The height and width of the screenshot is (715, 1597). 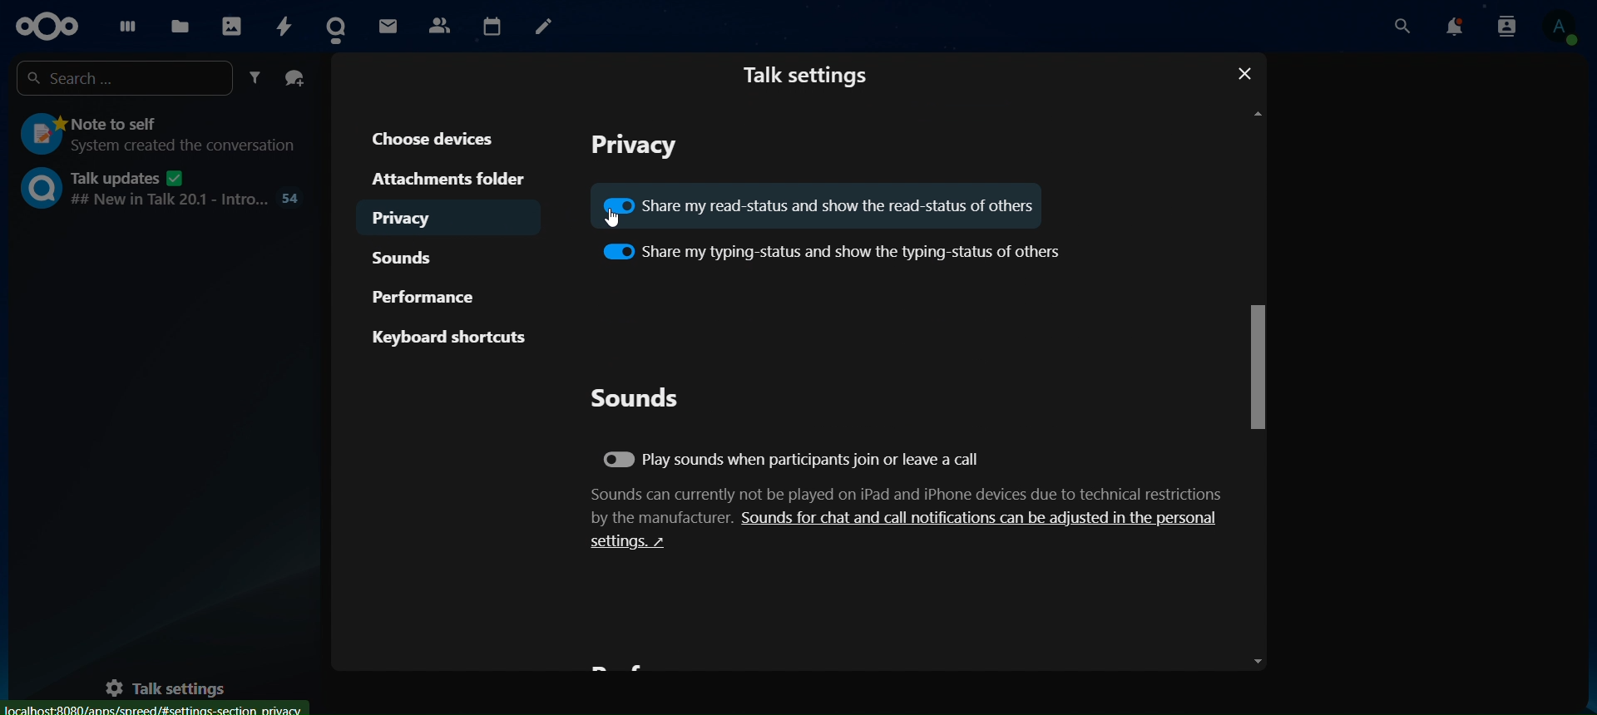 What do you see at coordinates (430, 293) in the screenshot?
I see `performance` at bounding box center [430, 293].